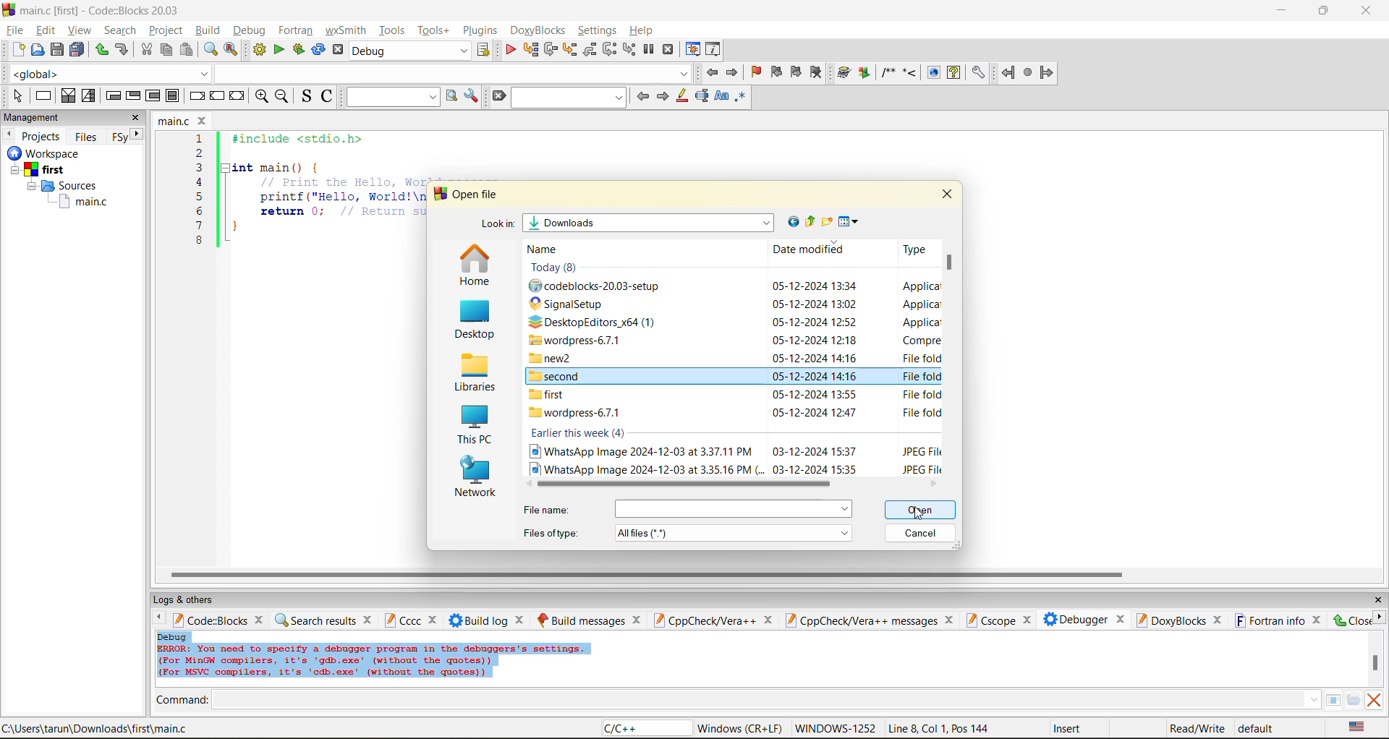  I want to click on Error info, so click(373, 662).